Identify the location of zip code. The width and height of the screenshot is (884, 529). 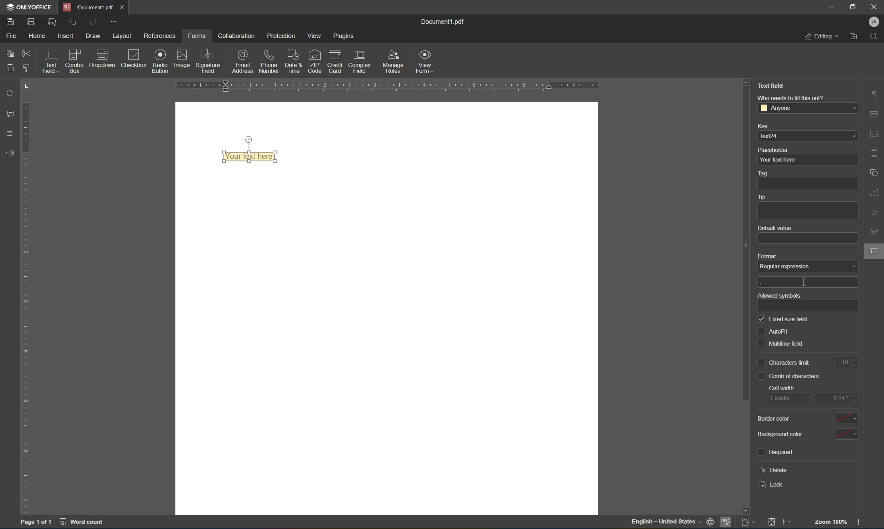
(315, 61).